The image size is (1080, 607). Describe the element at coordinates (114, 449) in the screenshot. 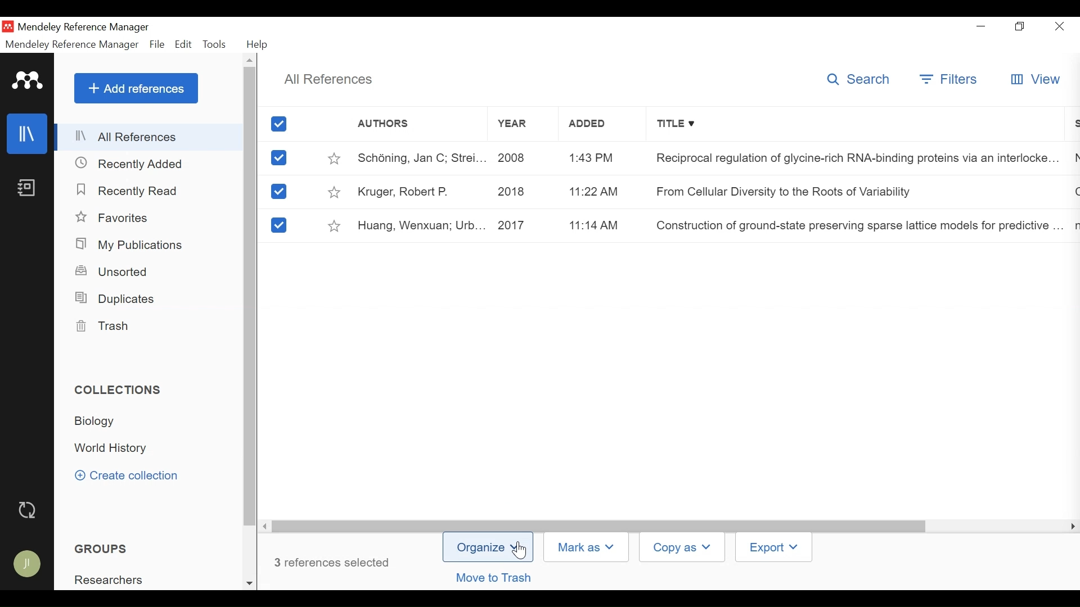

I see `Collection` at that location.